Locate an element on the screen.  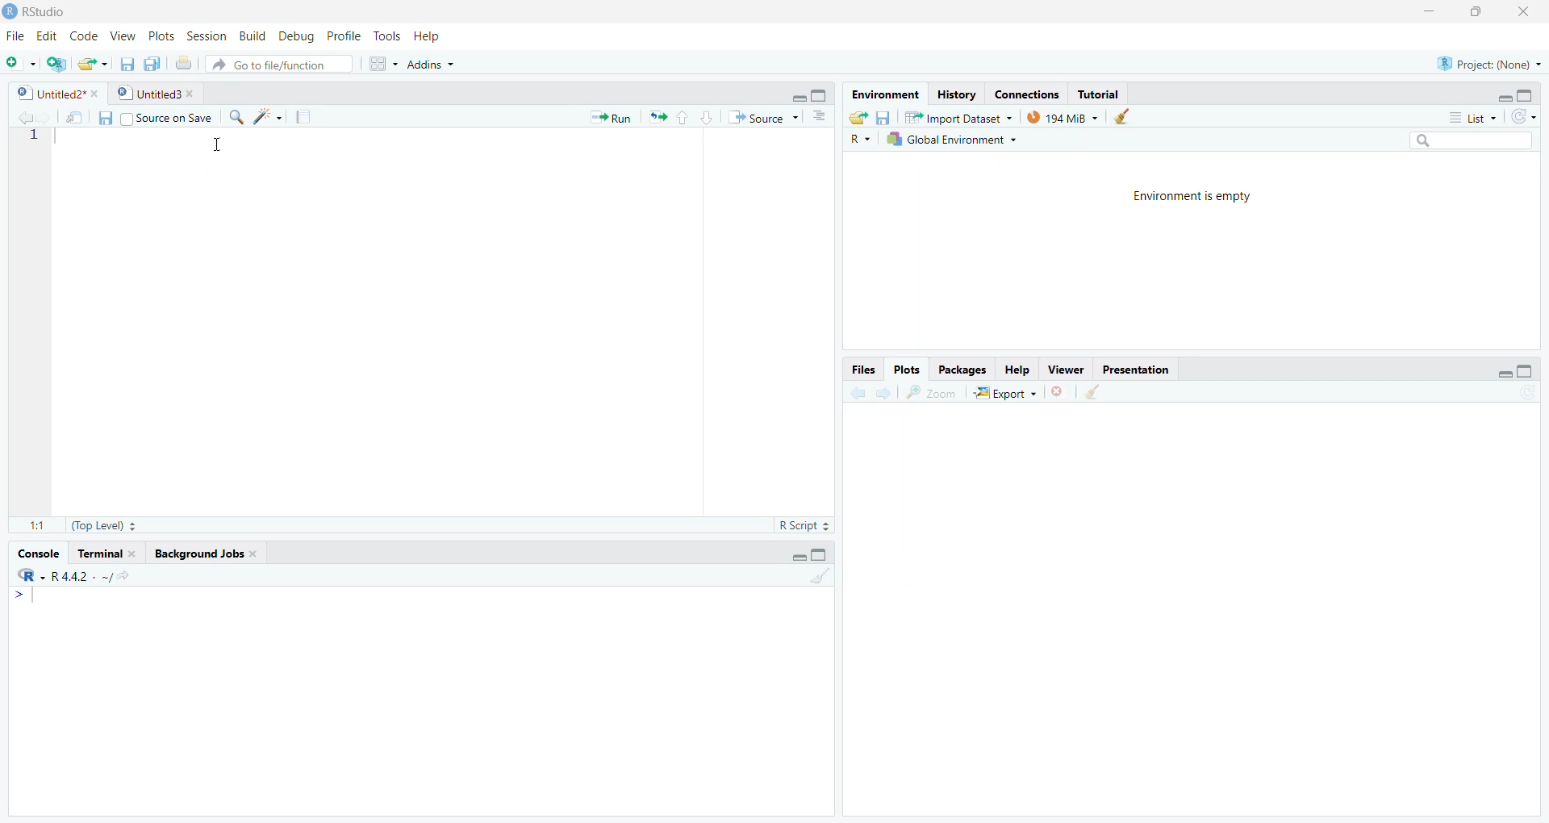
Cursor is located at coordinates (215, 146).